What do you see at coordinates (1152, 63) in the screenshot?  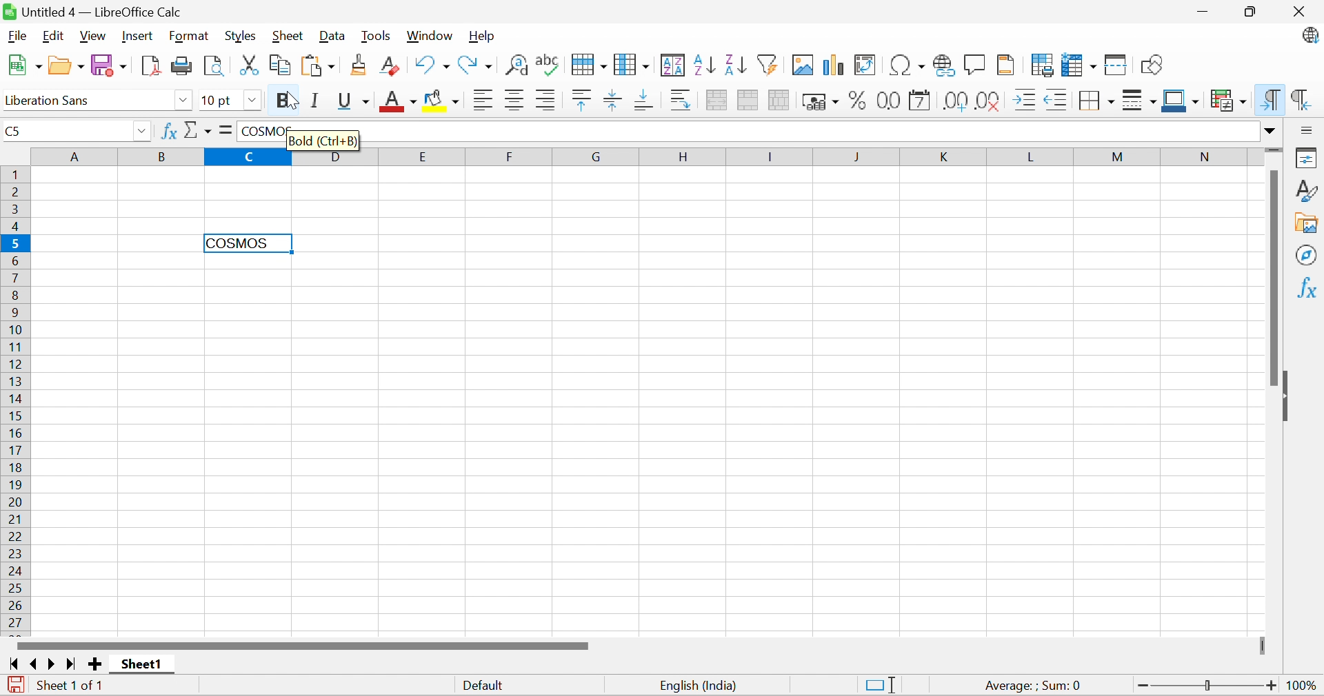 I see `Show Draw Functions` at bounding box center [1152, 63].